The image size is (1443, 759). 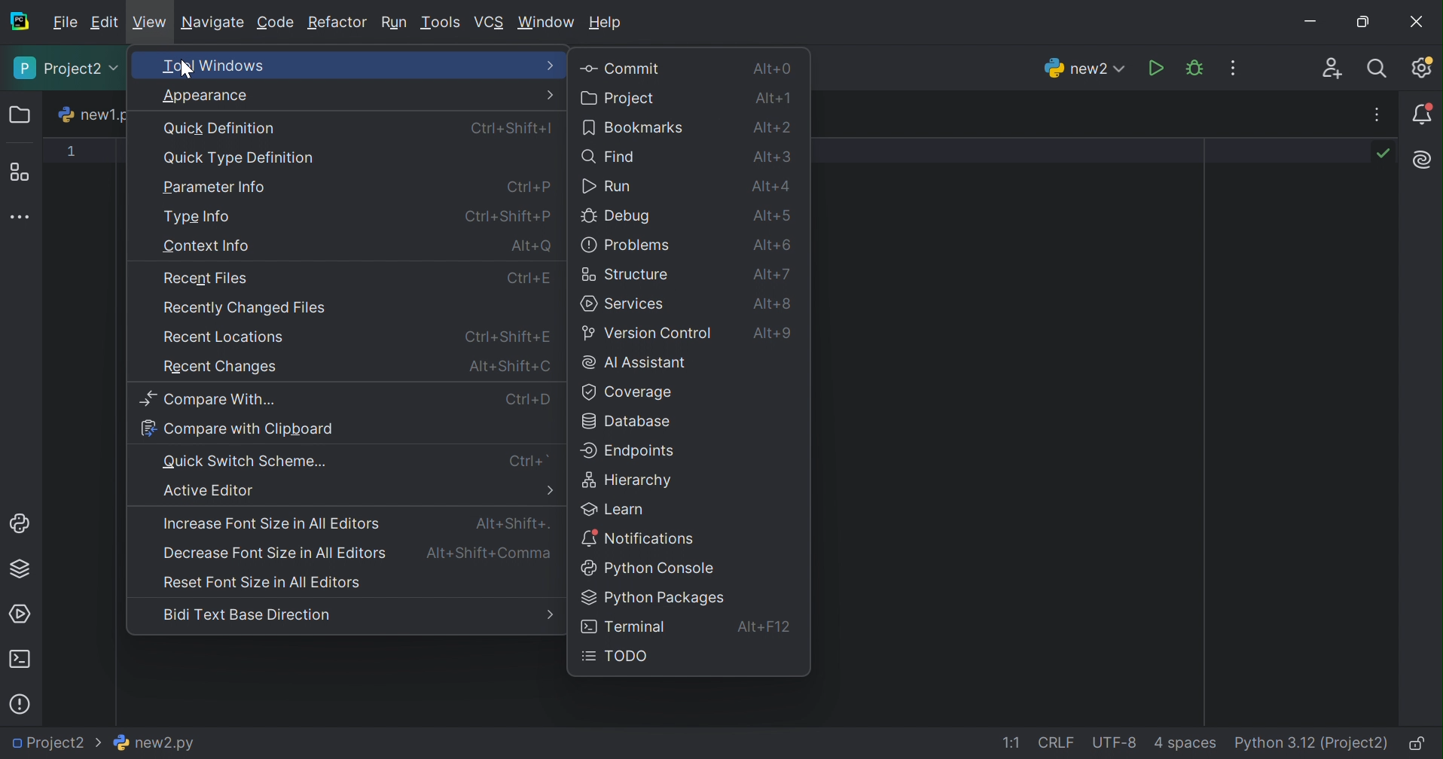 What do you see at coordinates (768, 185) in the screenshot?
I see `Alt+4` at bounding box center [768, 185].